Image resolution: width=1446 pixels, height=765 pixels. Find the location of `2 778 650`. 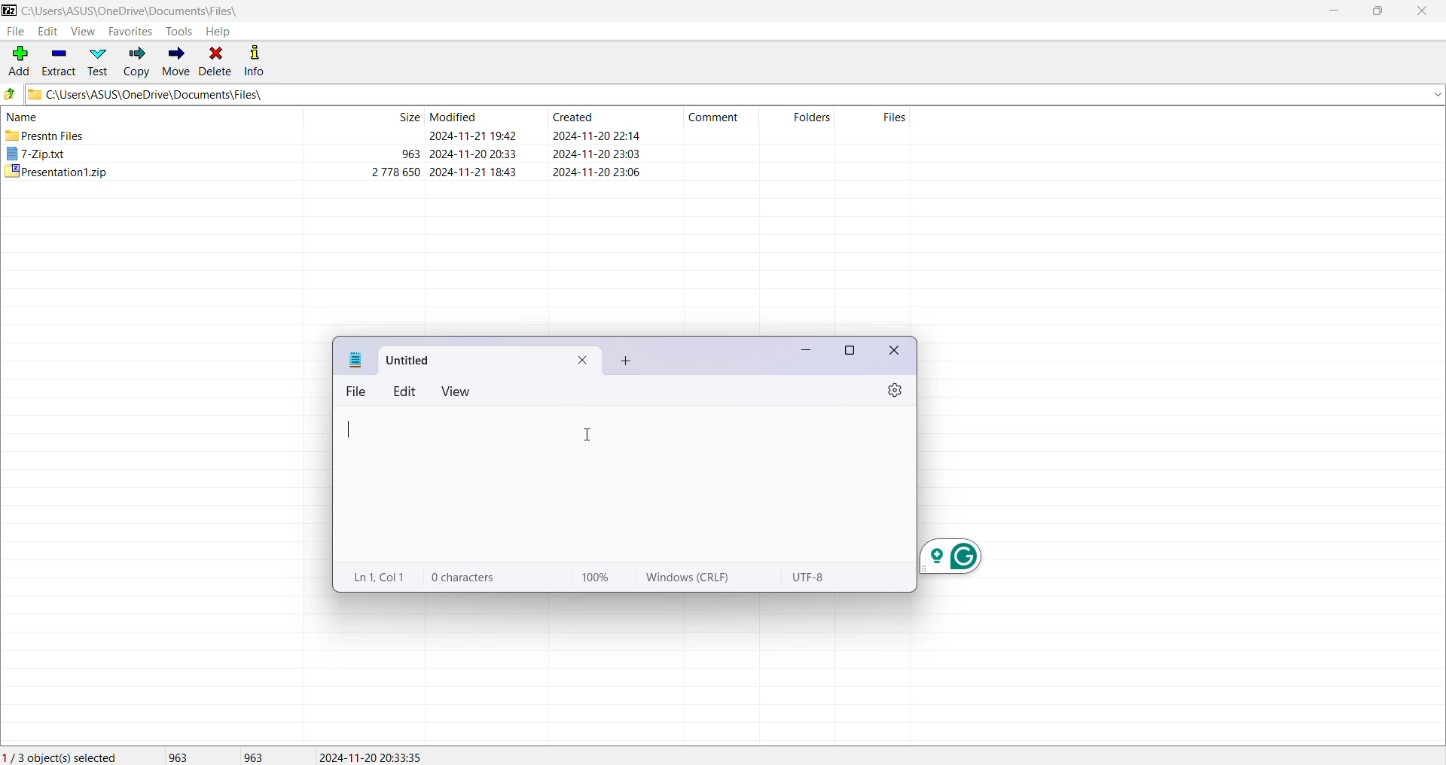

2 778 650 is located at coordinates (396, 171).